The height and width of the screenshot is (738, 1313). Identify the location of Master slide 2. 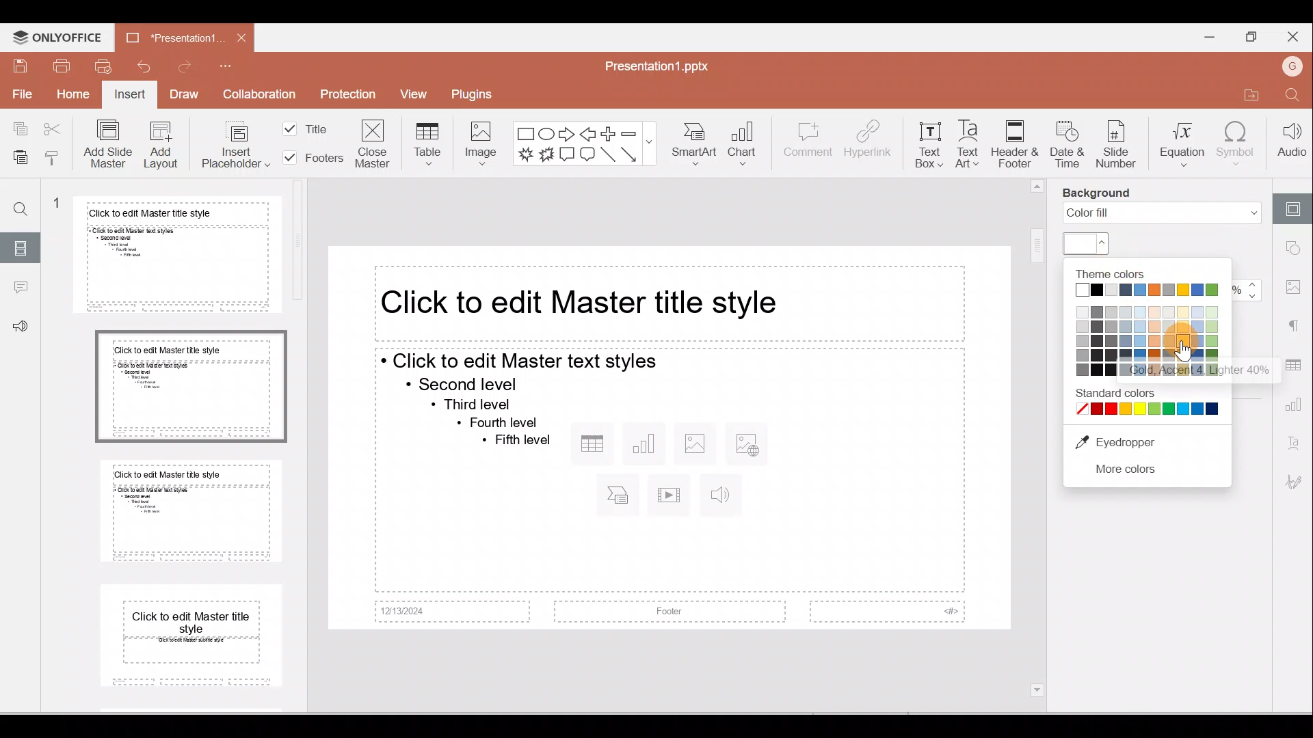
(192, 386).